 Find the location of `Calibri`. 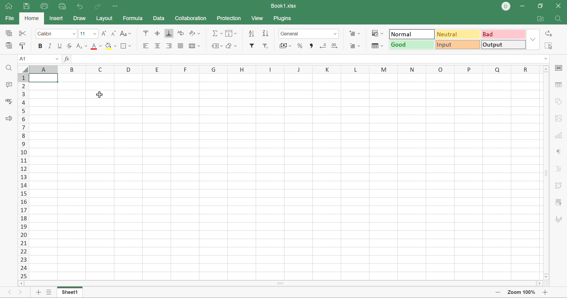

Calibri is located at coordinates (46, 34).